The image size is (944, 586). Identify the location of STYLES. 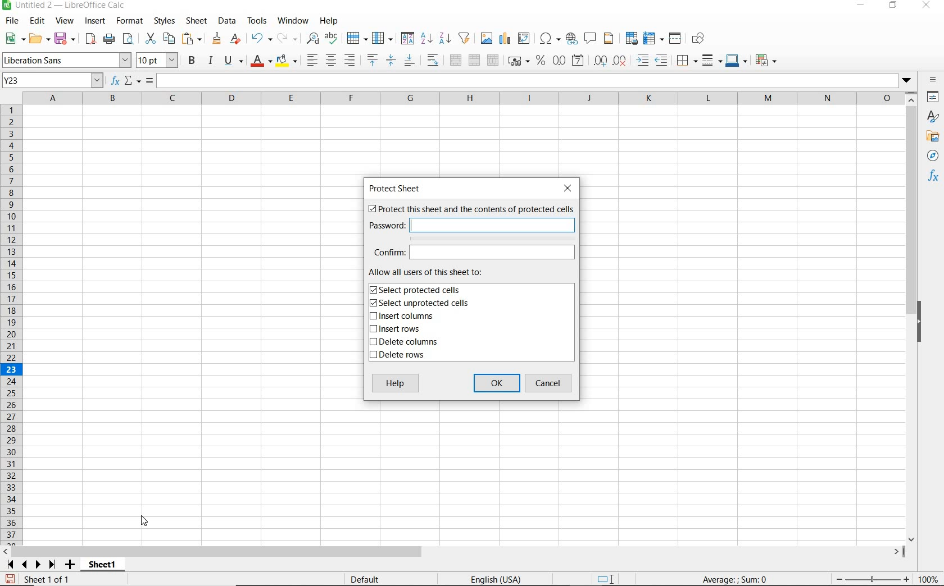
(164, 21).